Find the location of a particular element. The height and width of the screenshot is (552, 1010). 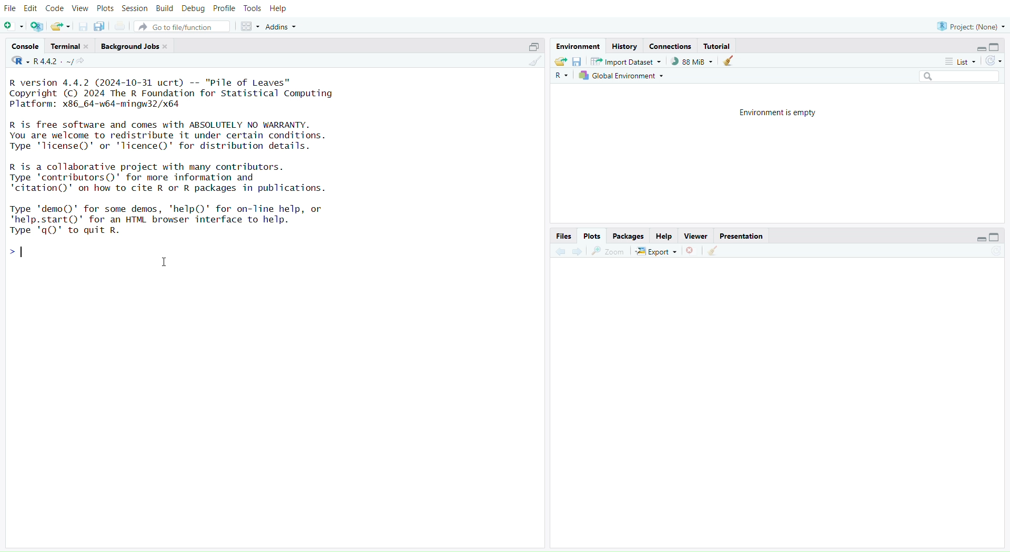

environment is located at coordinates (578, 47).